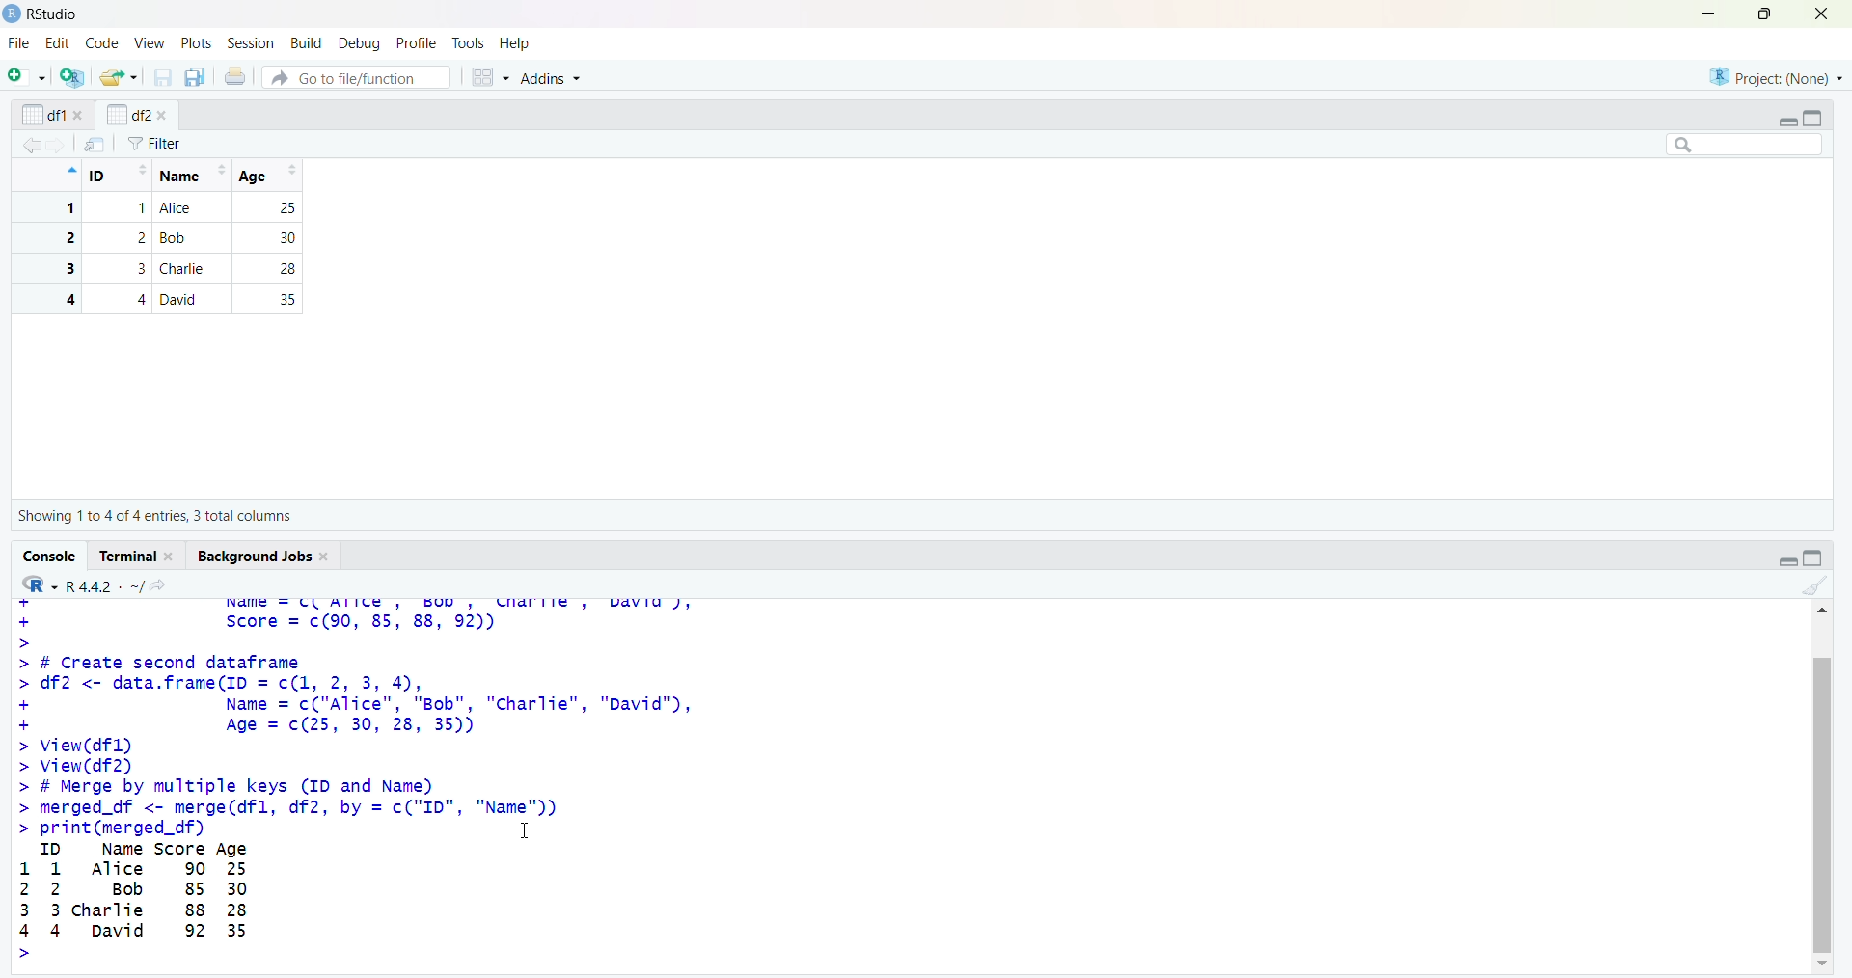 Image resolution: width=1852 pixels, height=978 pixels. I want to click on add R file, so click(73, 77).